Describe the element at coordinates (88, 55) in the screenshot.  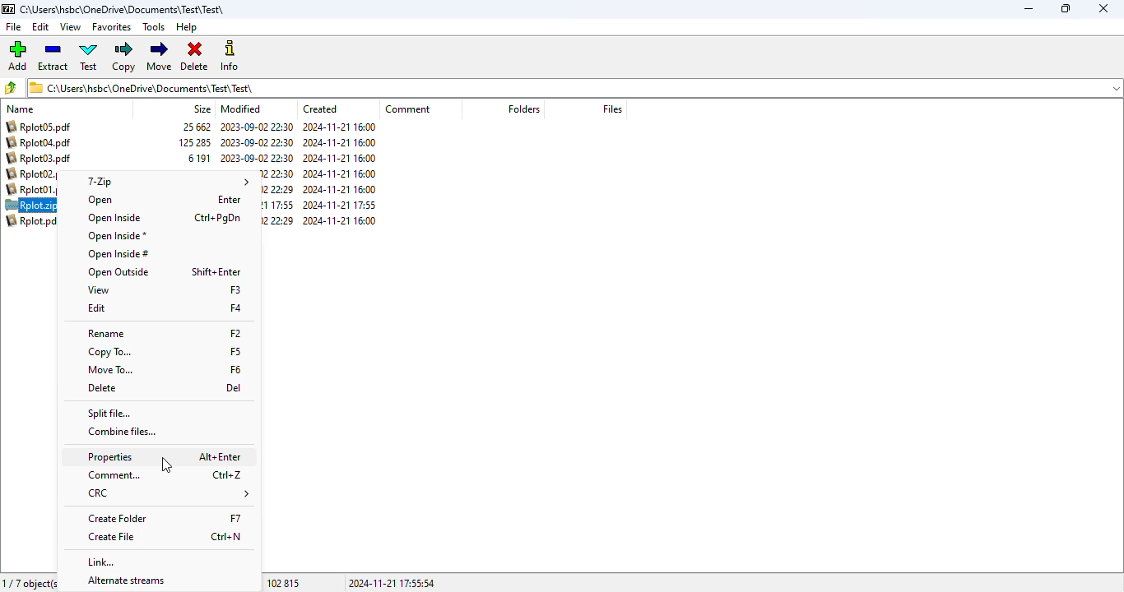
I see `test` at that location.